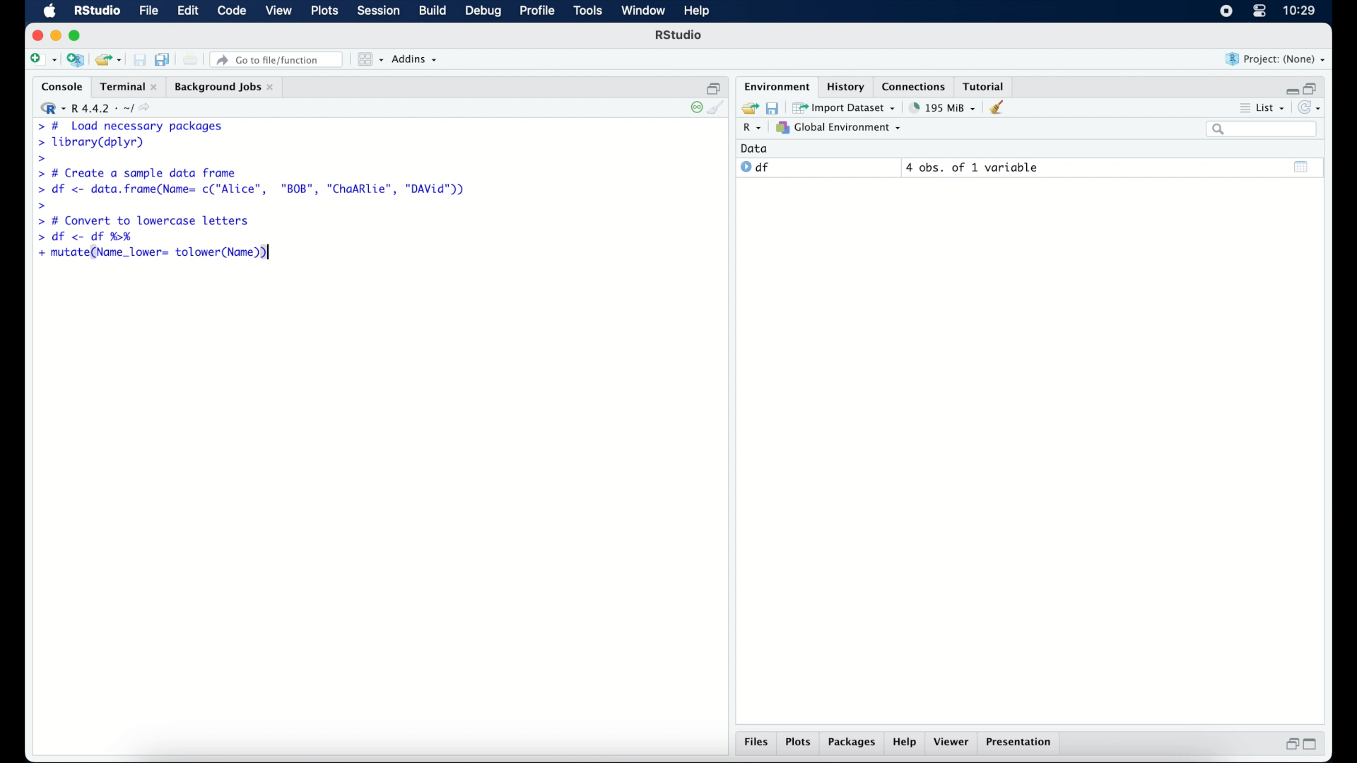 The height and width of the screenshot is (763, 1357). I want to click on background jobs, so click(224, 87).